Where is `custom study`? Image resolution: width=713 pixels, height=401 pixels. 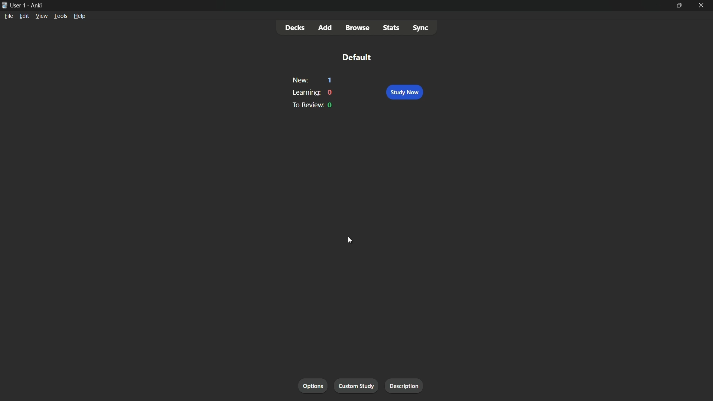
custom study is located at coordinates (358, 386).